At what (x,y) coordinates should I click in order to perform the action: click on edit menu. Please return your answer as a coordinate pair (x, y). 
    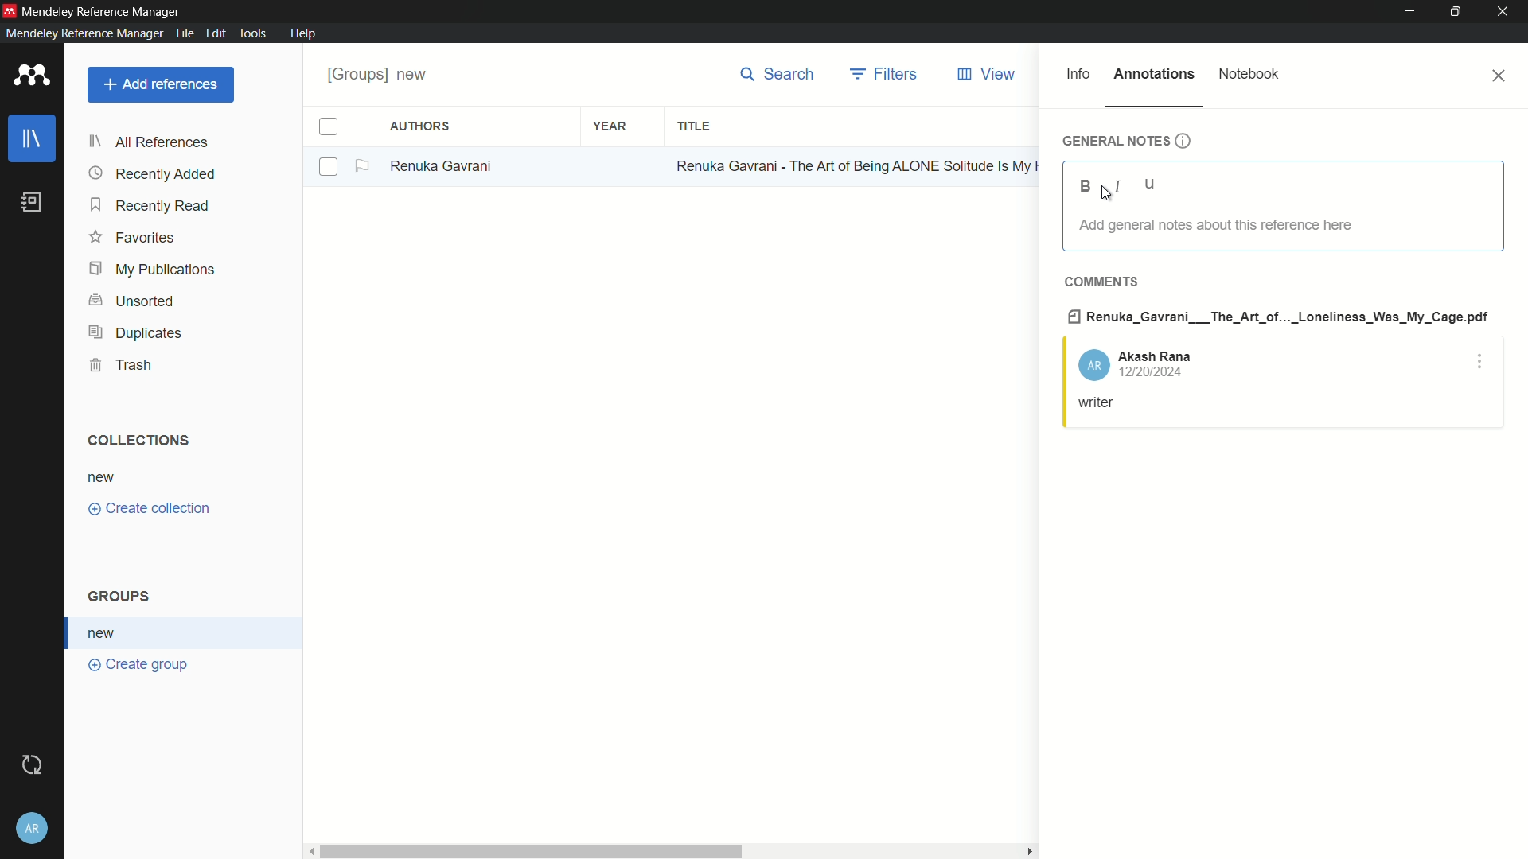
    Looking at the image, I should click on (216, 33).